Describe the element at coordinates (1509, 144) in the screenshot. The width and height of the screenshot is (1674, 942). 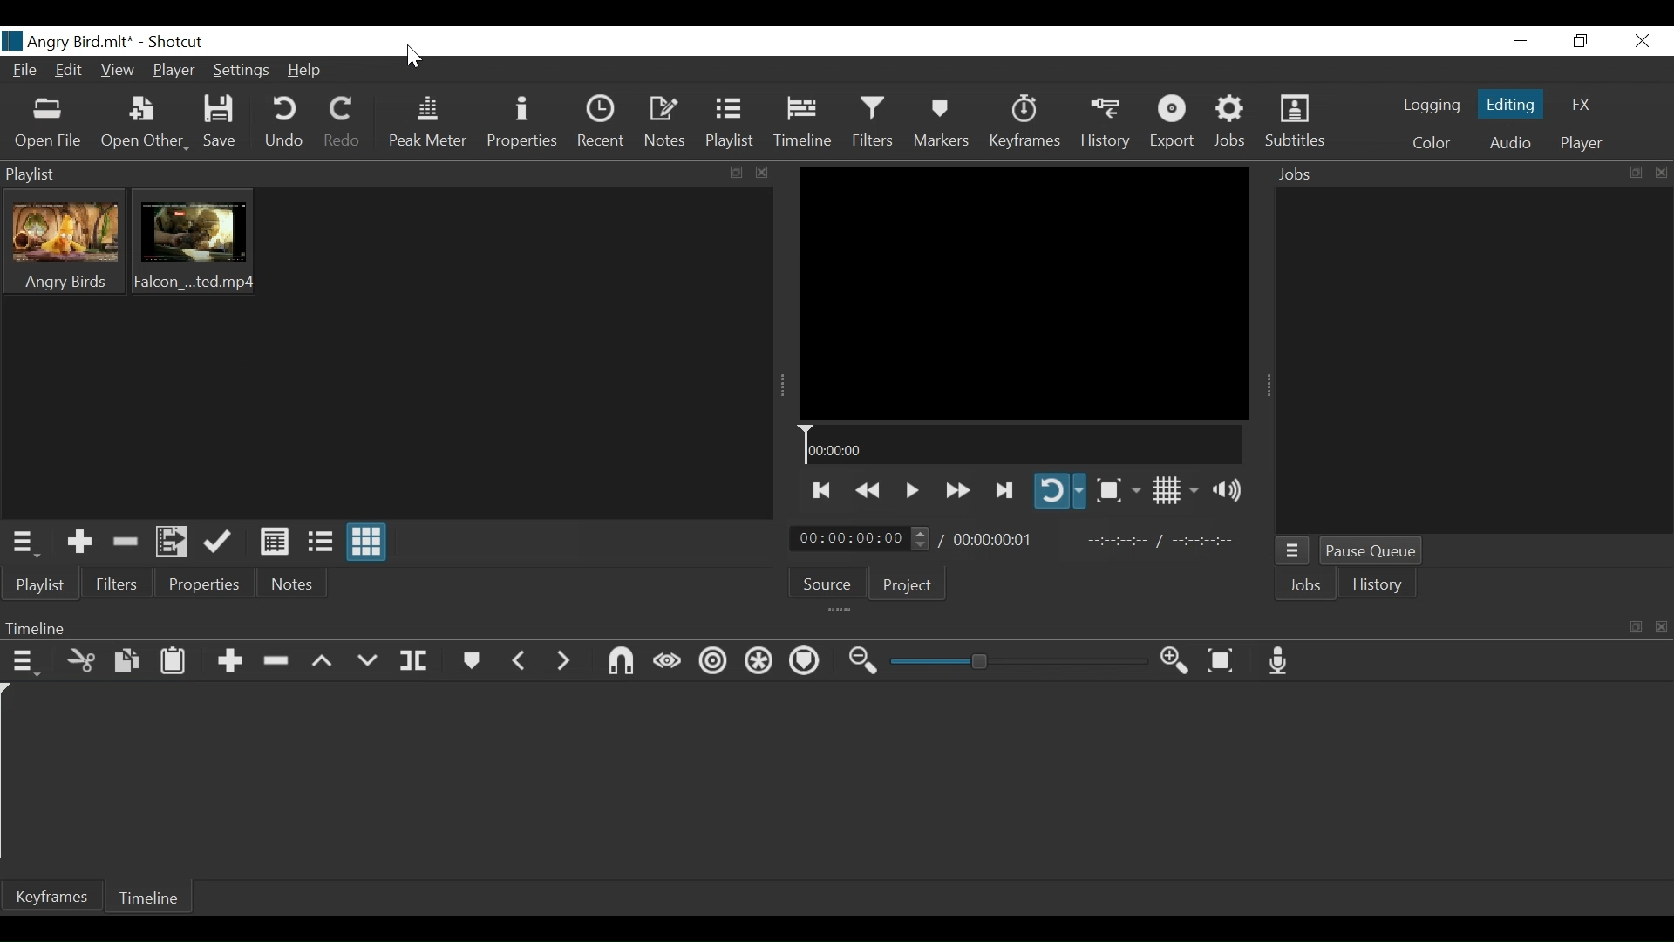
I see `` at that location.